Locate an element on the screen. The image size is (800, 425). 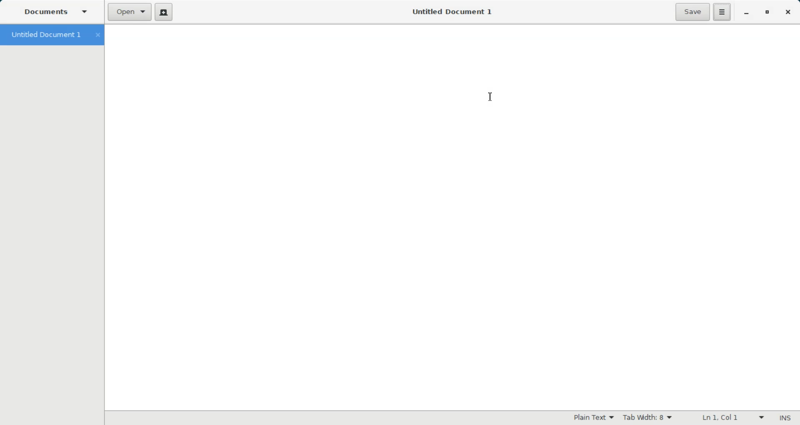
Line Column is located at coordinates (728, 418).